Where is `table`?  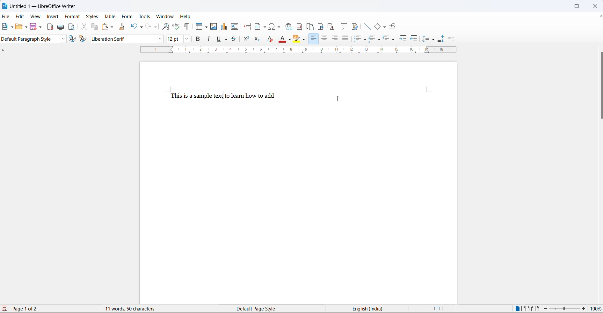
table is located at coordinates (110, 16).